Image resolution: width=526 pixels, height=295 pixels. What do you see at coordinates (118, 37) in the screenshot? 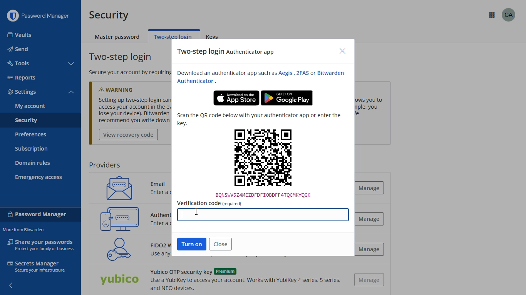
I see `master password` at bounding box center [118, 37].